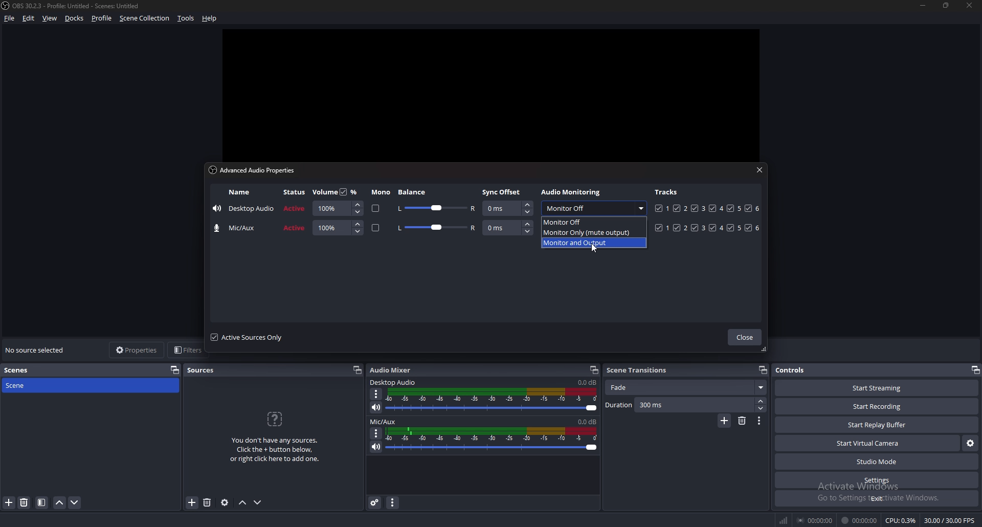  Describe the element at coordinates (876, 498) in the screenshot. I see `exit` at that location.